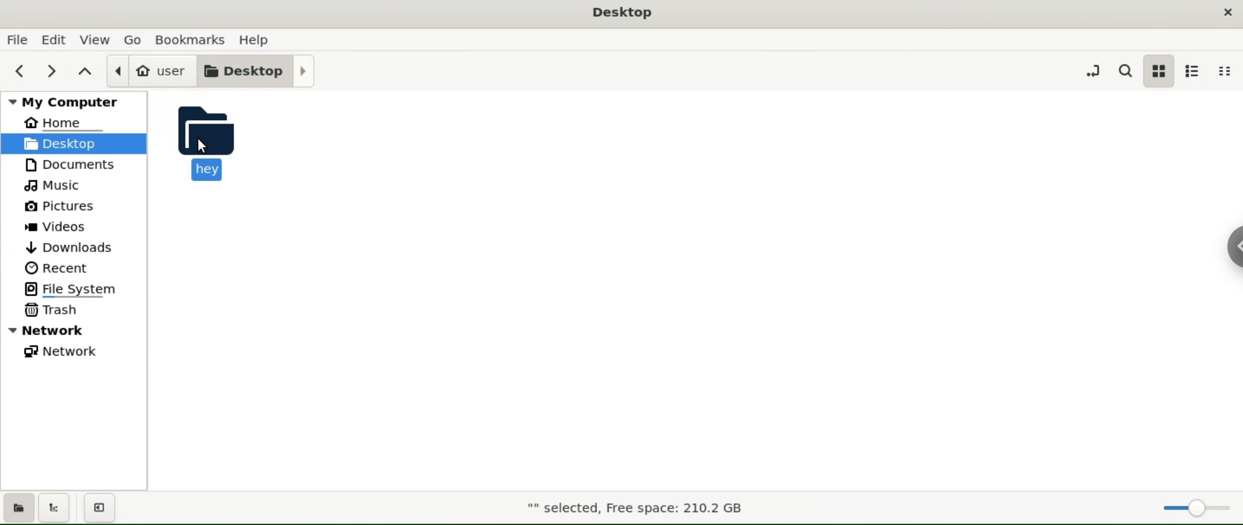  I want to click on search, so click(1125, 71).